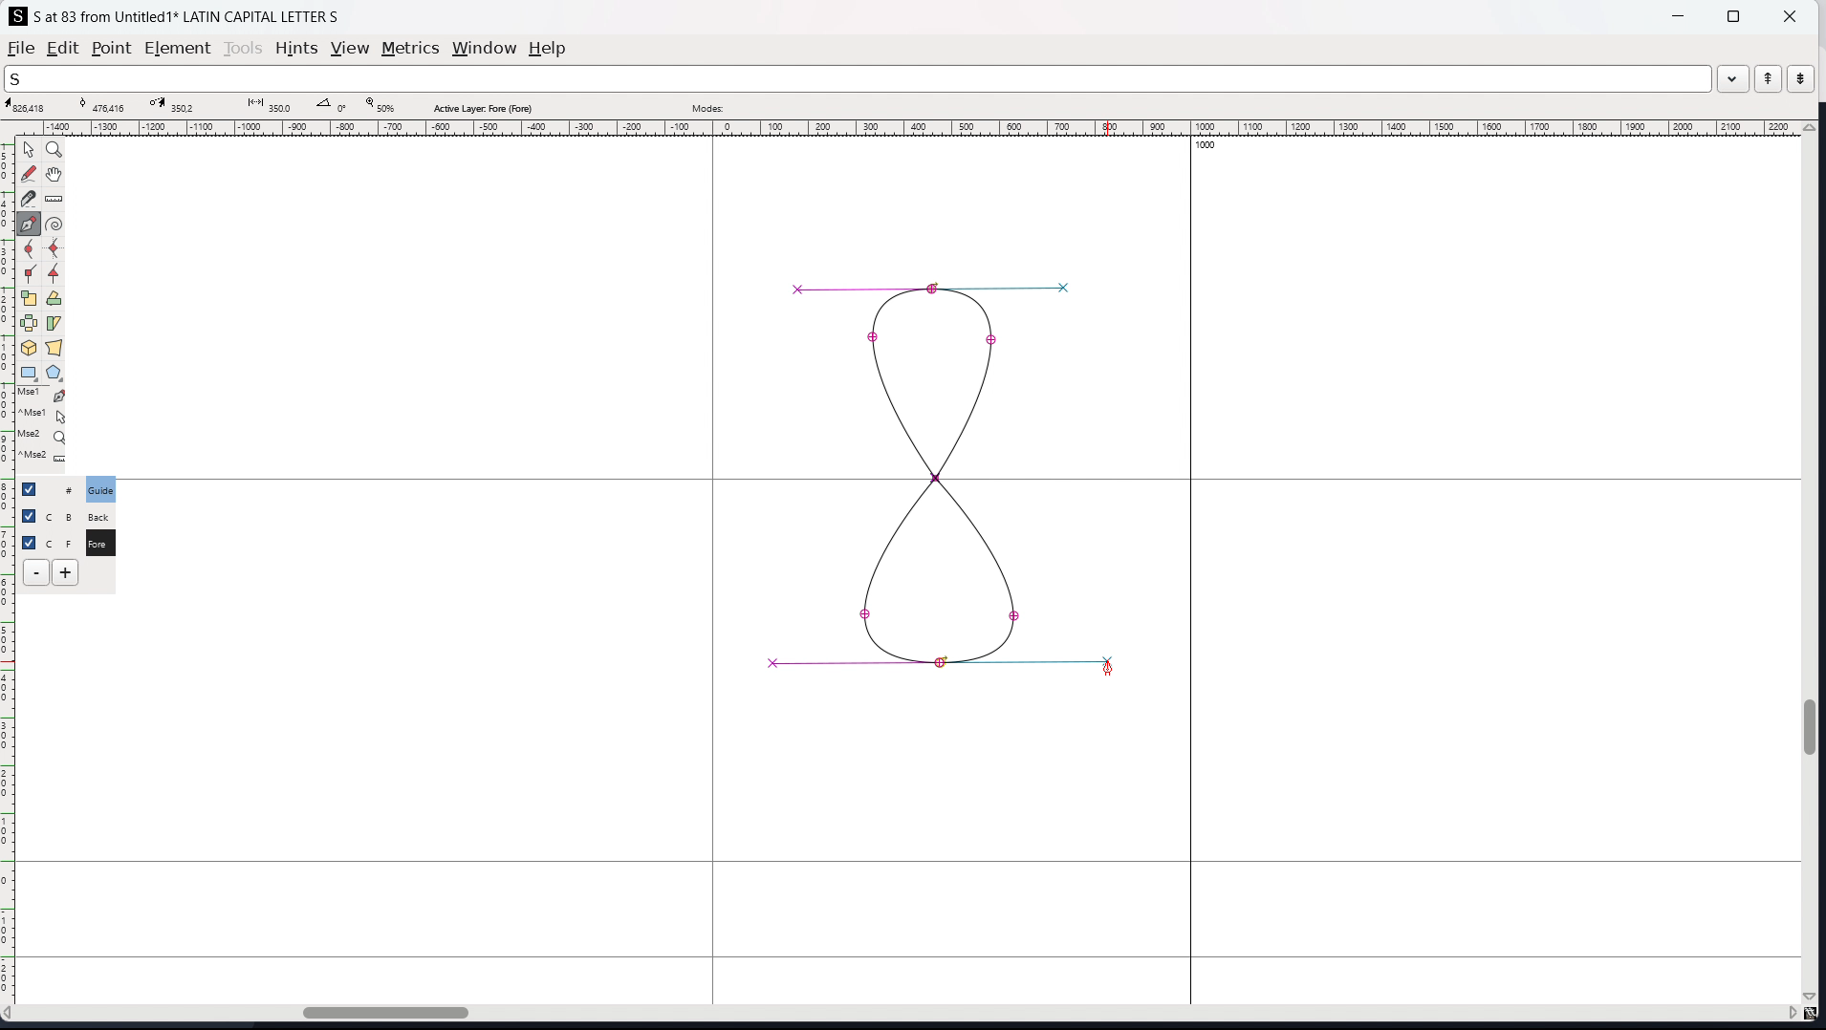 The height and width of the screenshot is (1030, 1826). I want to click on ^Mse1, so click(43, 416).